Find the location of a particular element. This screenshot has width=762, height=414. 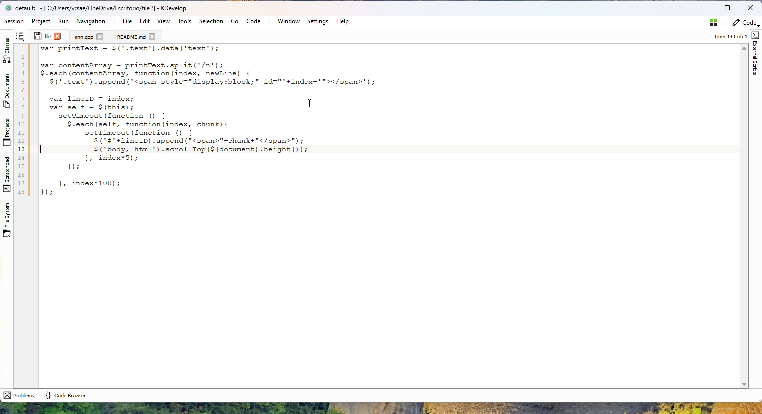

code is located at coordinates (745, 24).